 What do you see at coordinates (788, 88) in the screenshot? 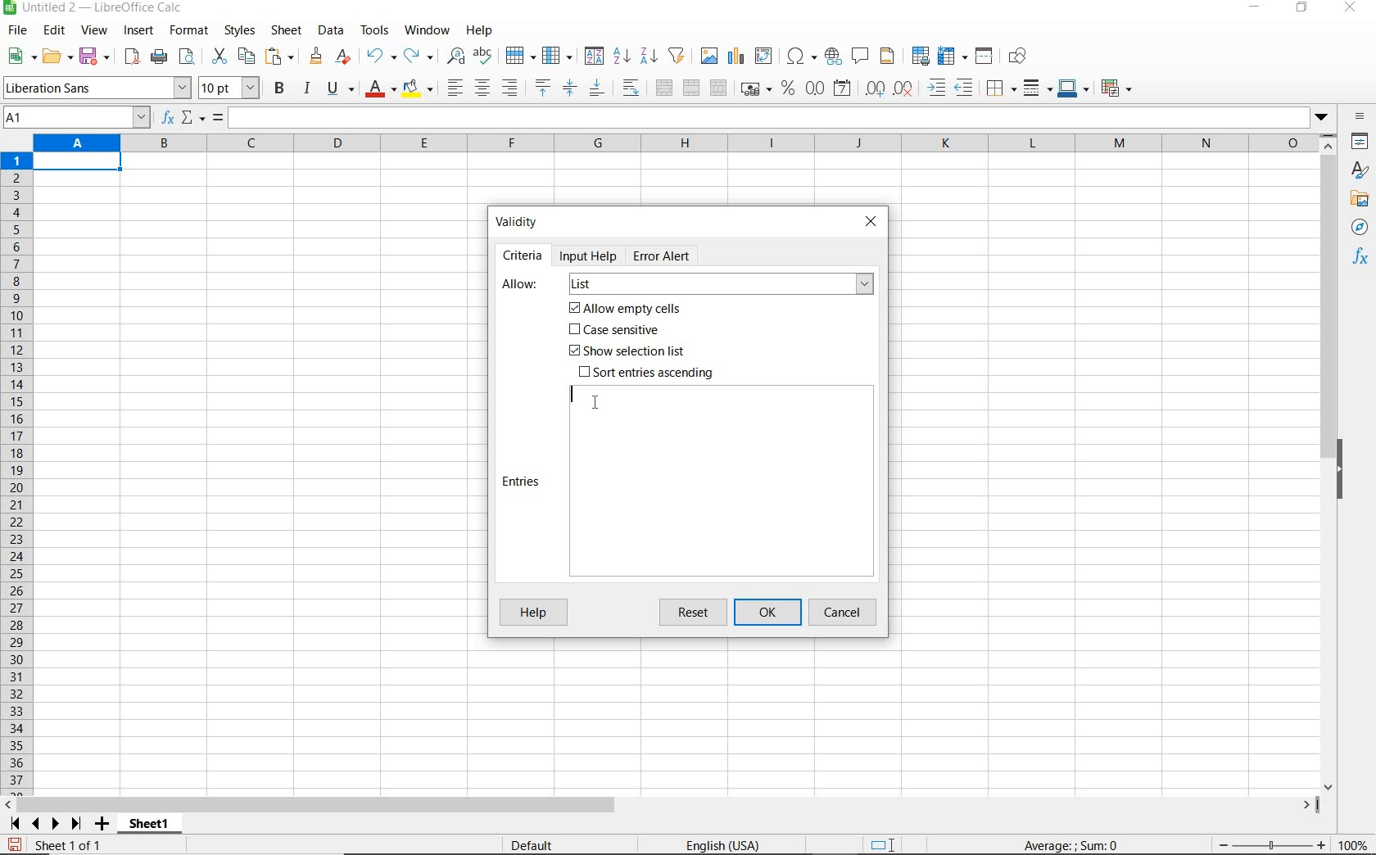
I see `format as percent` at bounding box center [788, 88].